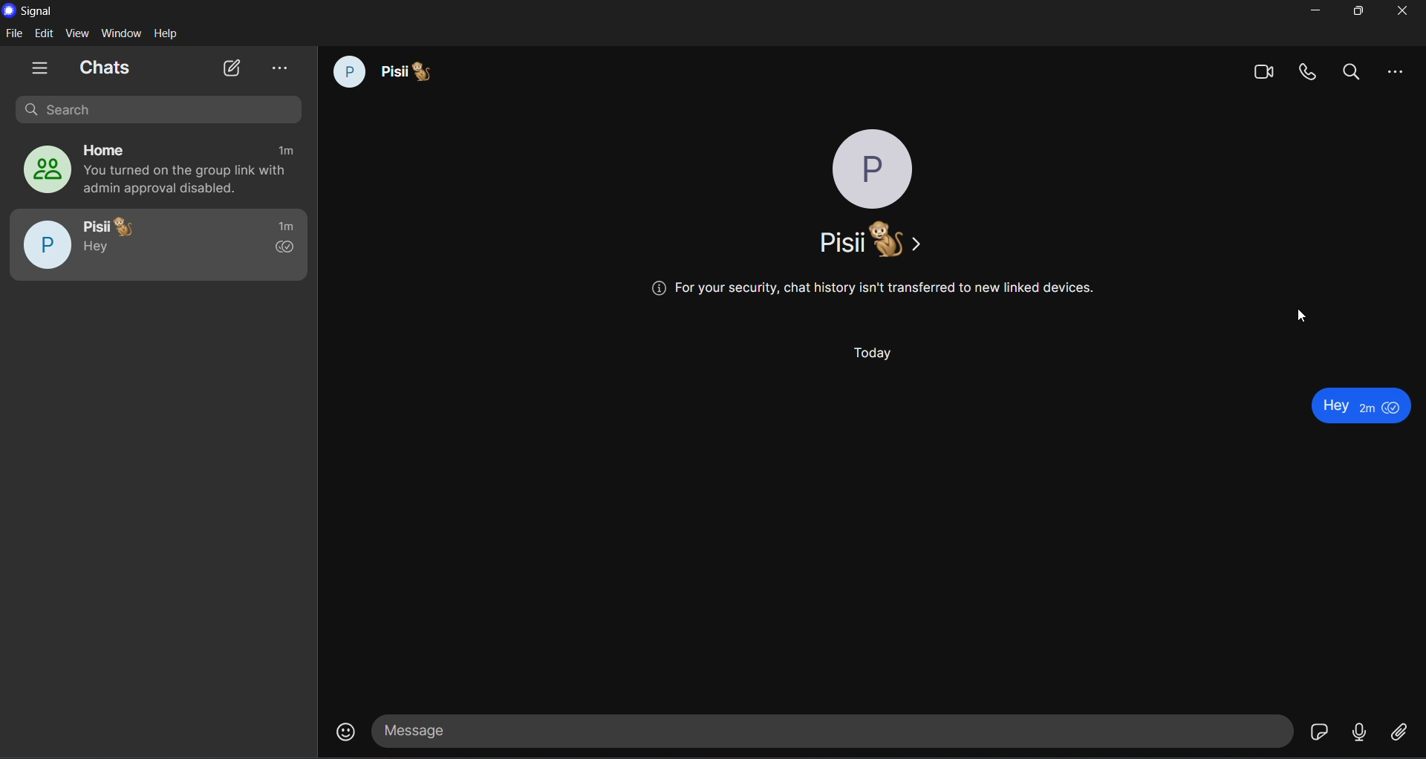 The height and width of the screenshot is (759, 1426). Describe the element at coordinates (1399, 731) in the screenshot. I see `file share` at that location.